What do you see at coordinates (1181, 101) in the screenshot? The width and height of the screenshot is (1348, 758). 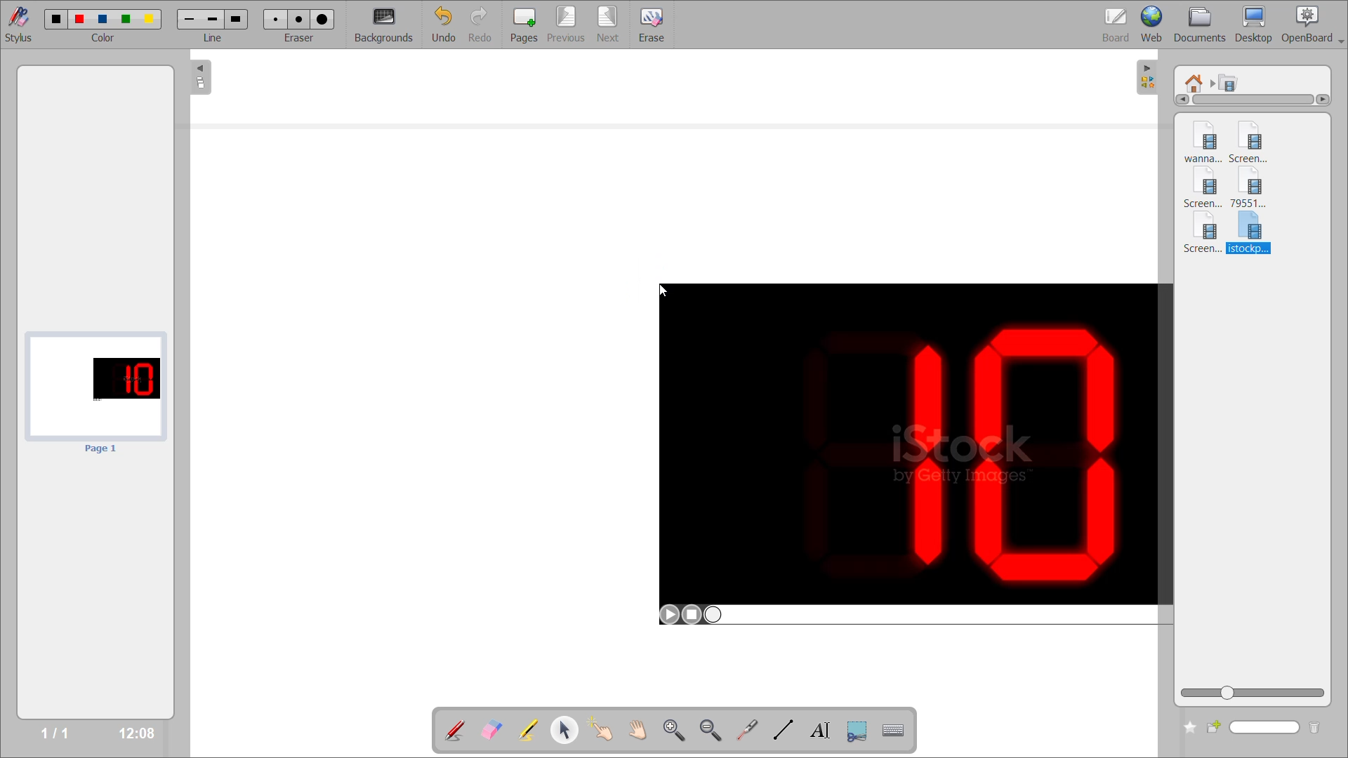 I see `Left arrow` at bounding box center [1181, 101].